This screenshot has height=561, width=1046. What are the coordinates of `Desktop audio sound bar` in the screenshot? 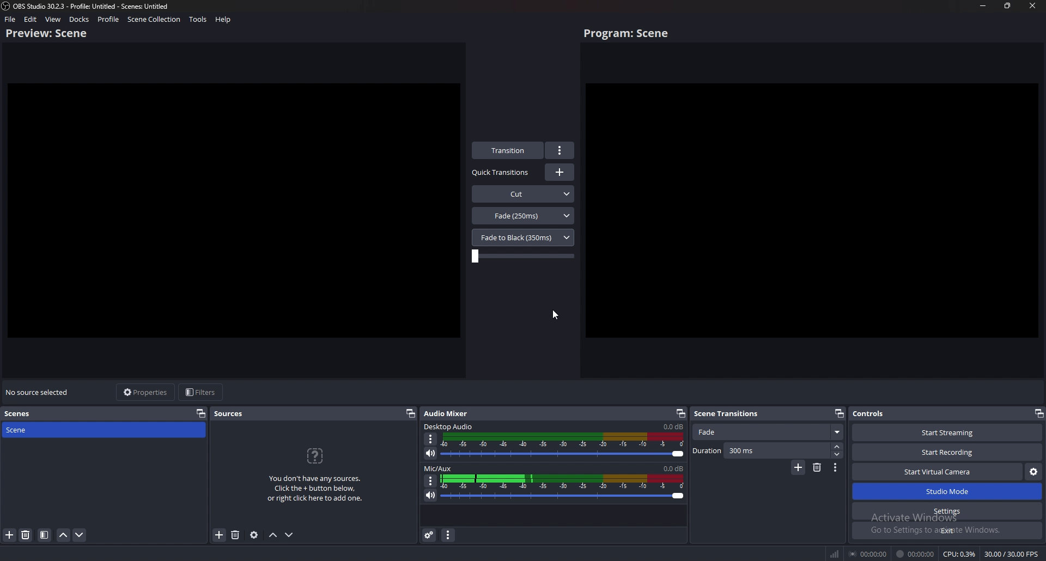 It's located at (565, 447).